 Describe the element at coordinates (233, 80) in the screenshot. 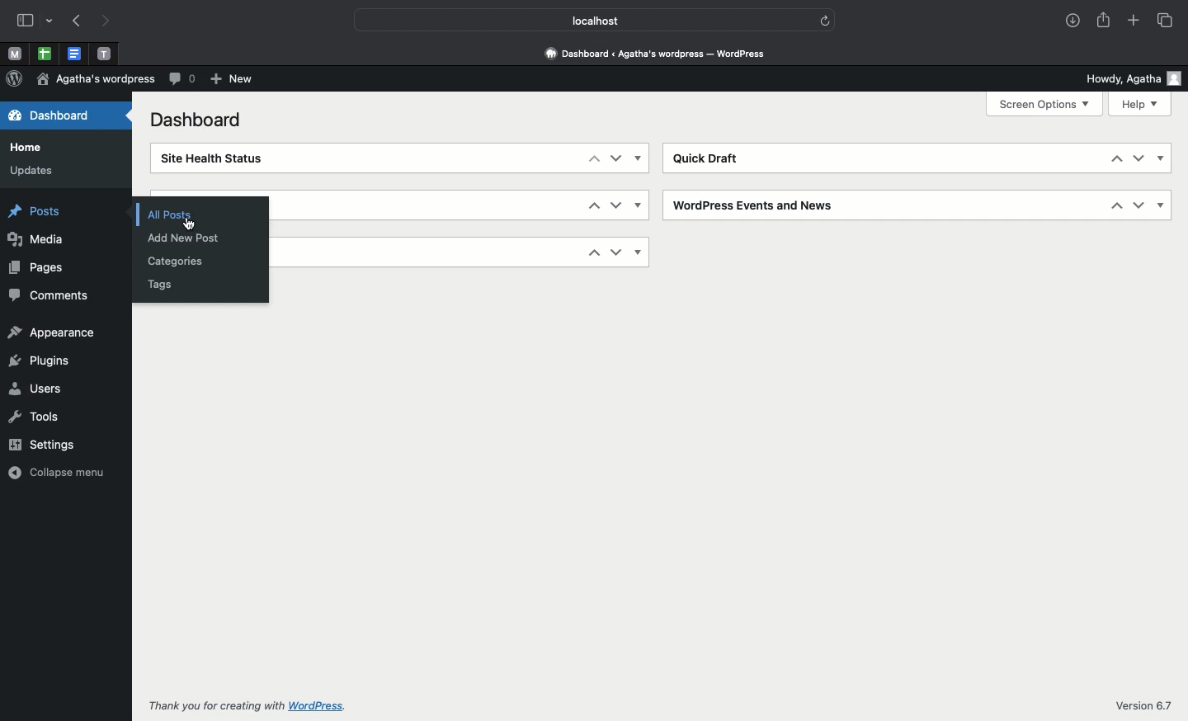

I see `New` at that location.